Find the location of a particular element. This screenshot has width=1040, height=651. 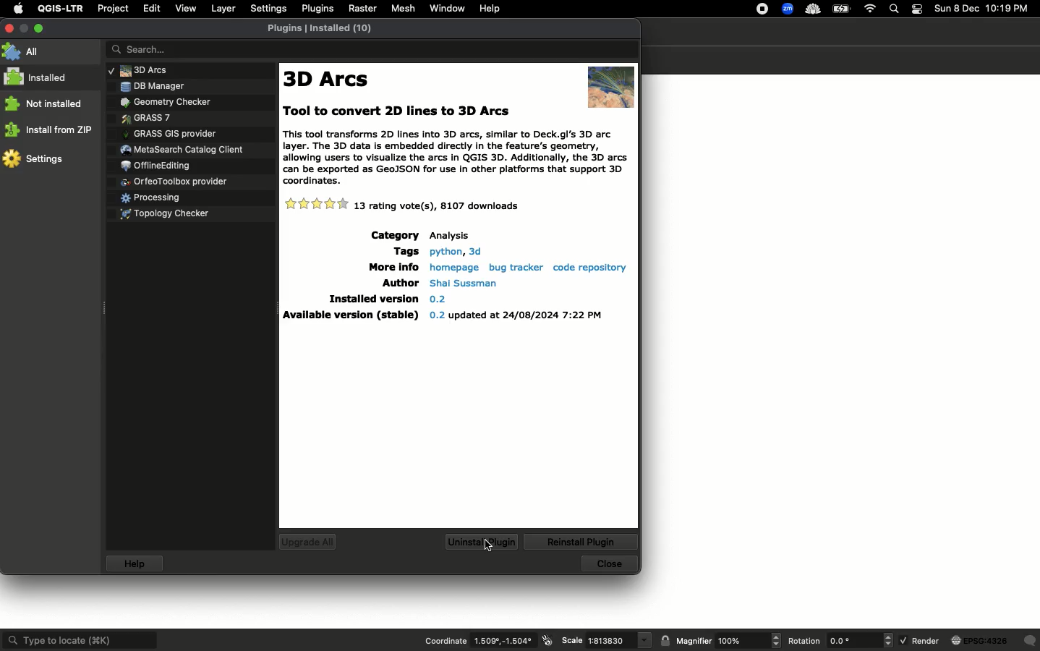

Details is located at coordinates (495, 268).